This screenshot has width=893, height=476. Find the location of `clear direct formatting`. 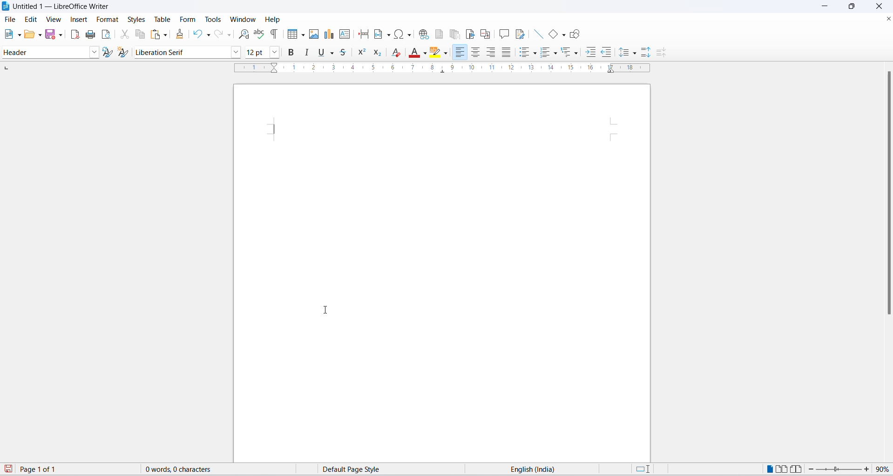

clear direct formatting is located at coordinates (398, 52).